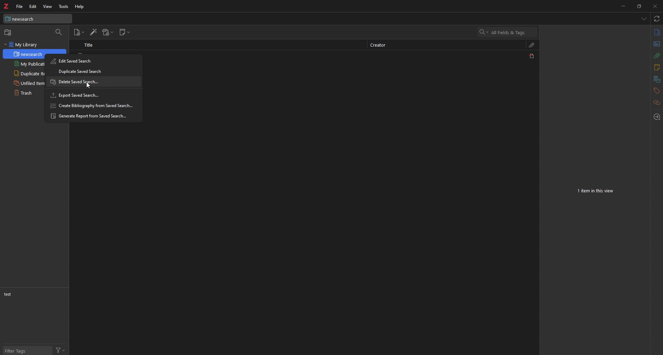  I want to click on mouse cursor, so click(89, 85).